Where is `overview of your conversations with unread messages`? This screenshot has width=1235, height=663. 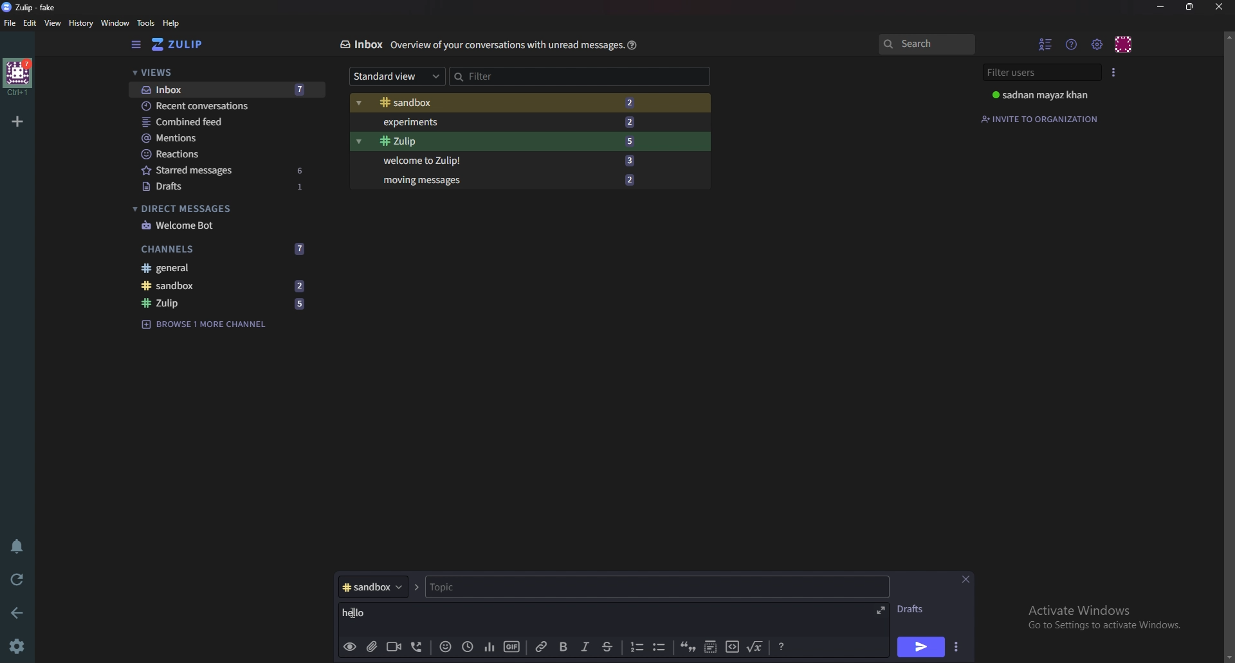
overview of your conversations with unread messages is located at coordinates (504, 47).